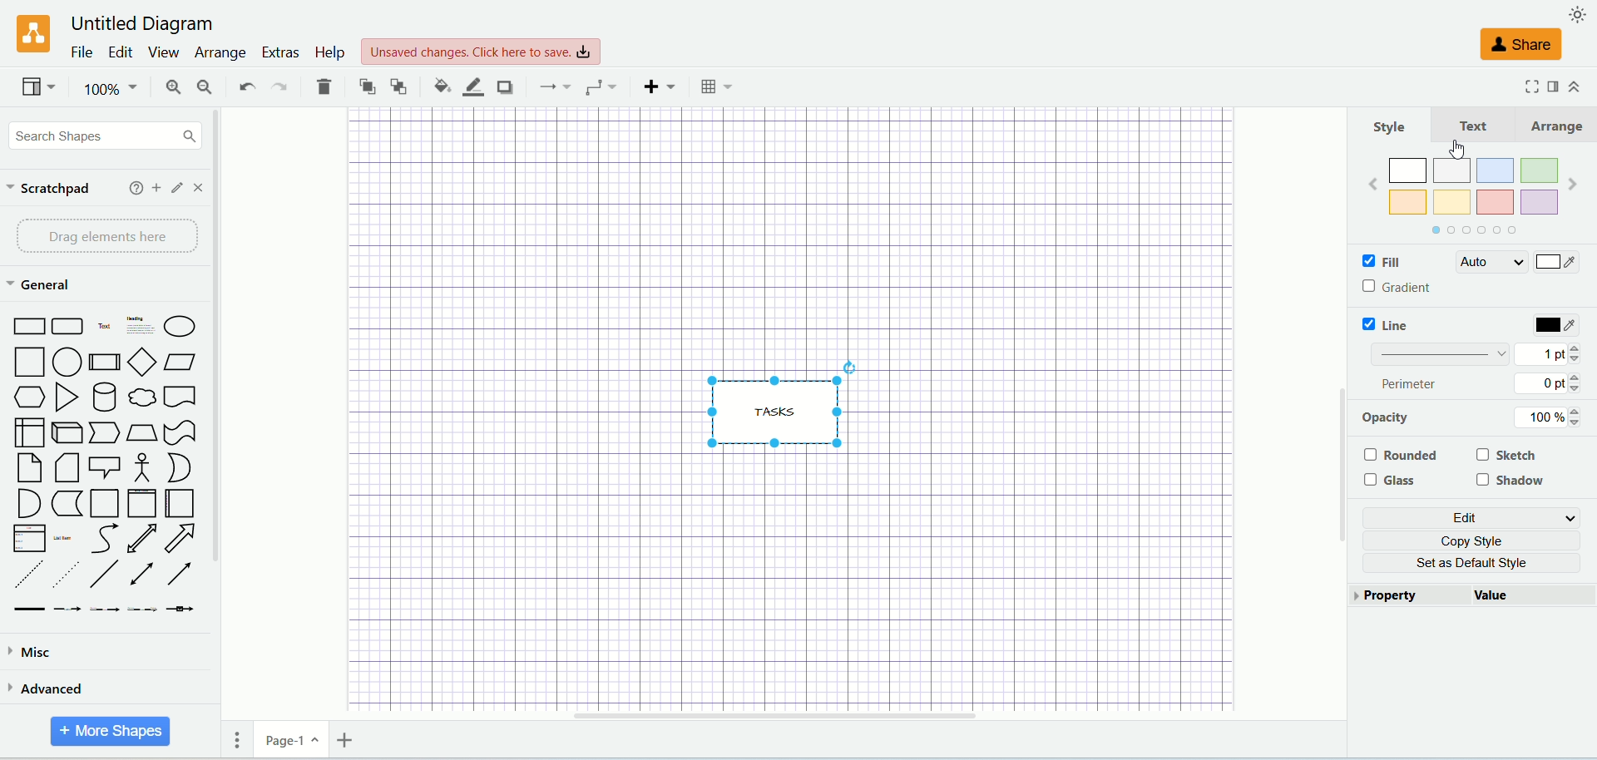 The width and height of the screenshot is (1597, 760). What do you see at coordinates (105, 466) in the screenshot?
I see `Callout` at bounding box center [105, 466].